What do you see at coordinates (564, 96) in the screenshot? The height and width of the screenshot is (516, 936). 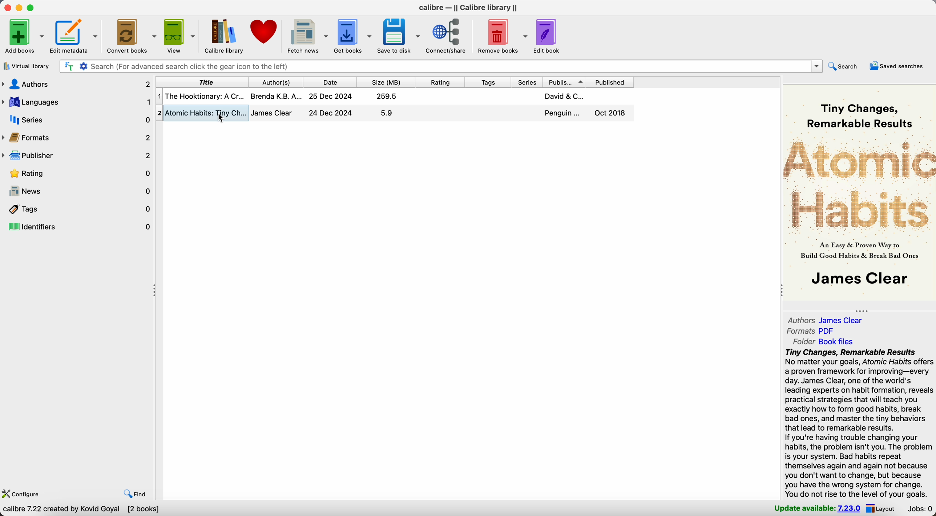 I see `David & C` at bounding box center [564, 96].